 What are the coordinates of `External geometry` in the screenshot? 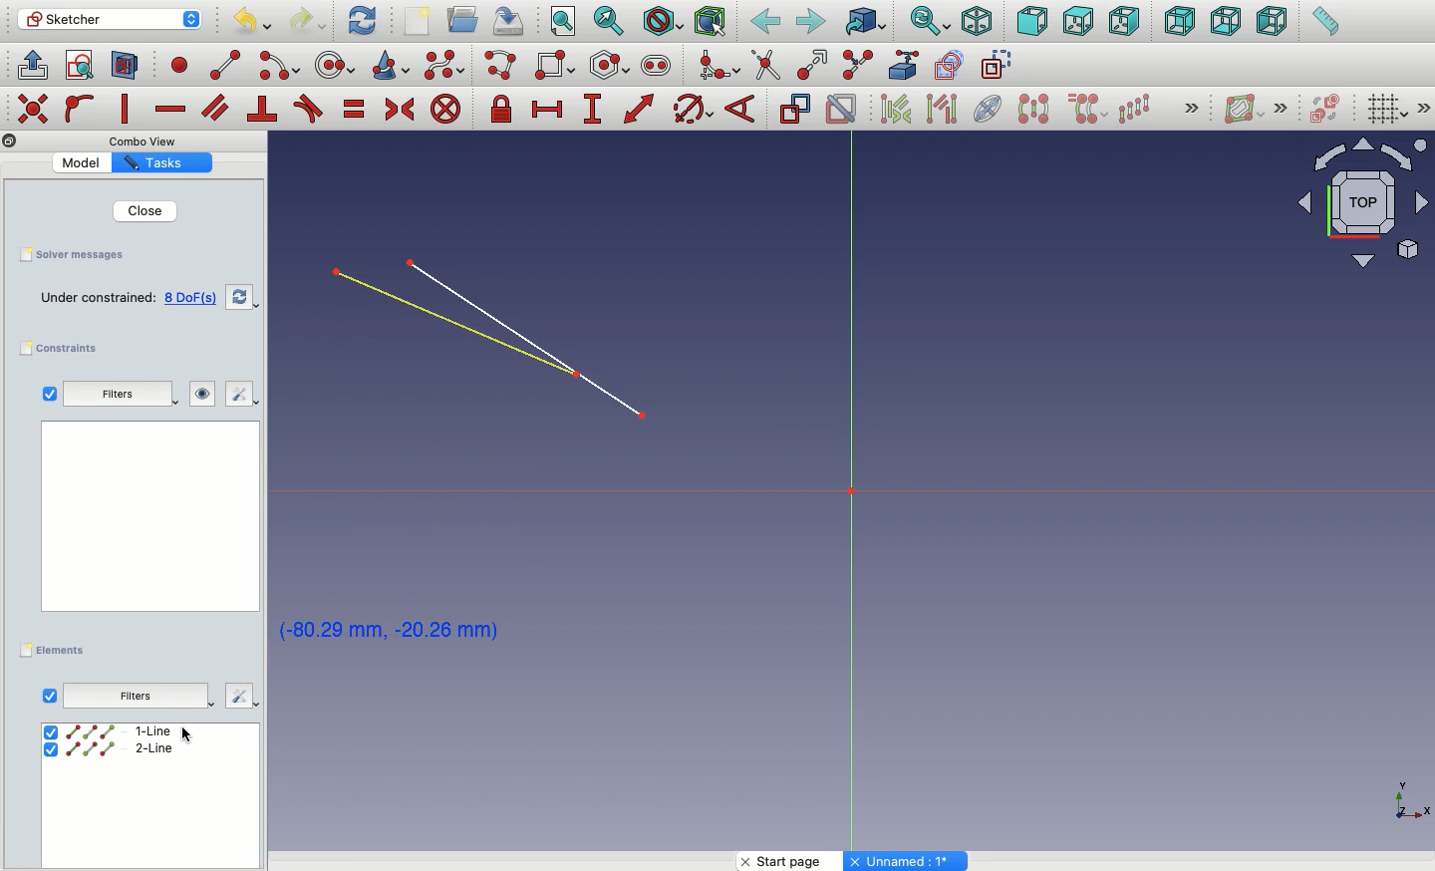 It's located at (901, 64).